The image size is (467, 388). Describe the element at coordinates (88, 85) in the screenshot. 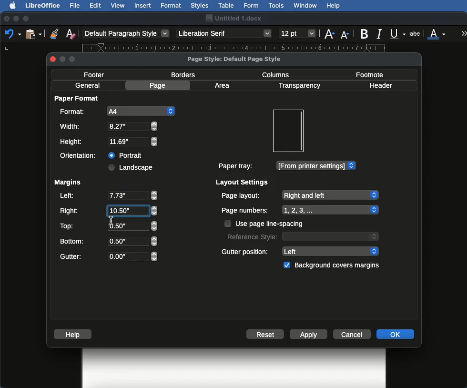

I see `General` at that location.